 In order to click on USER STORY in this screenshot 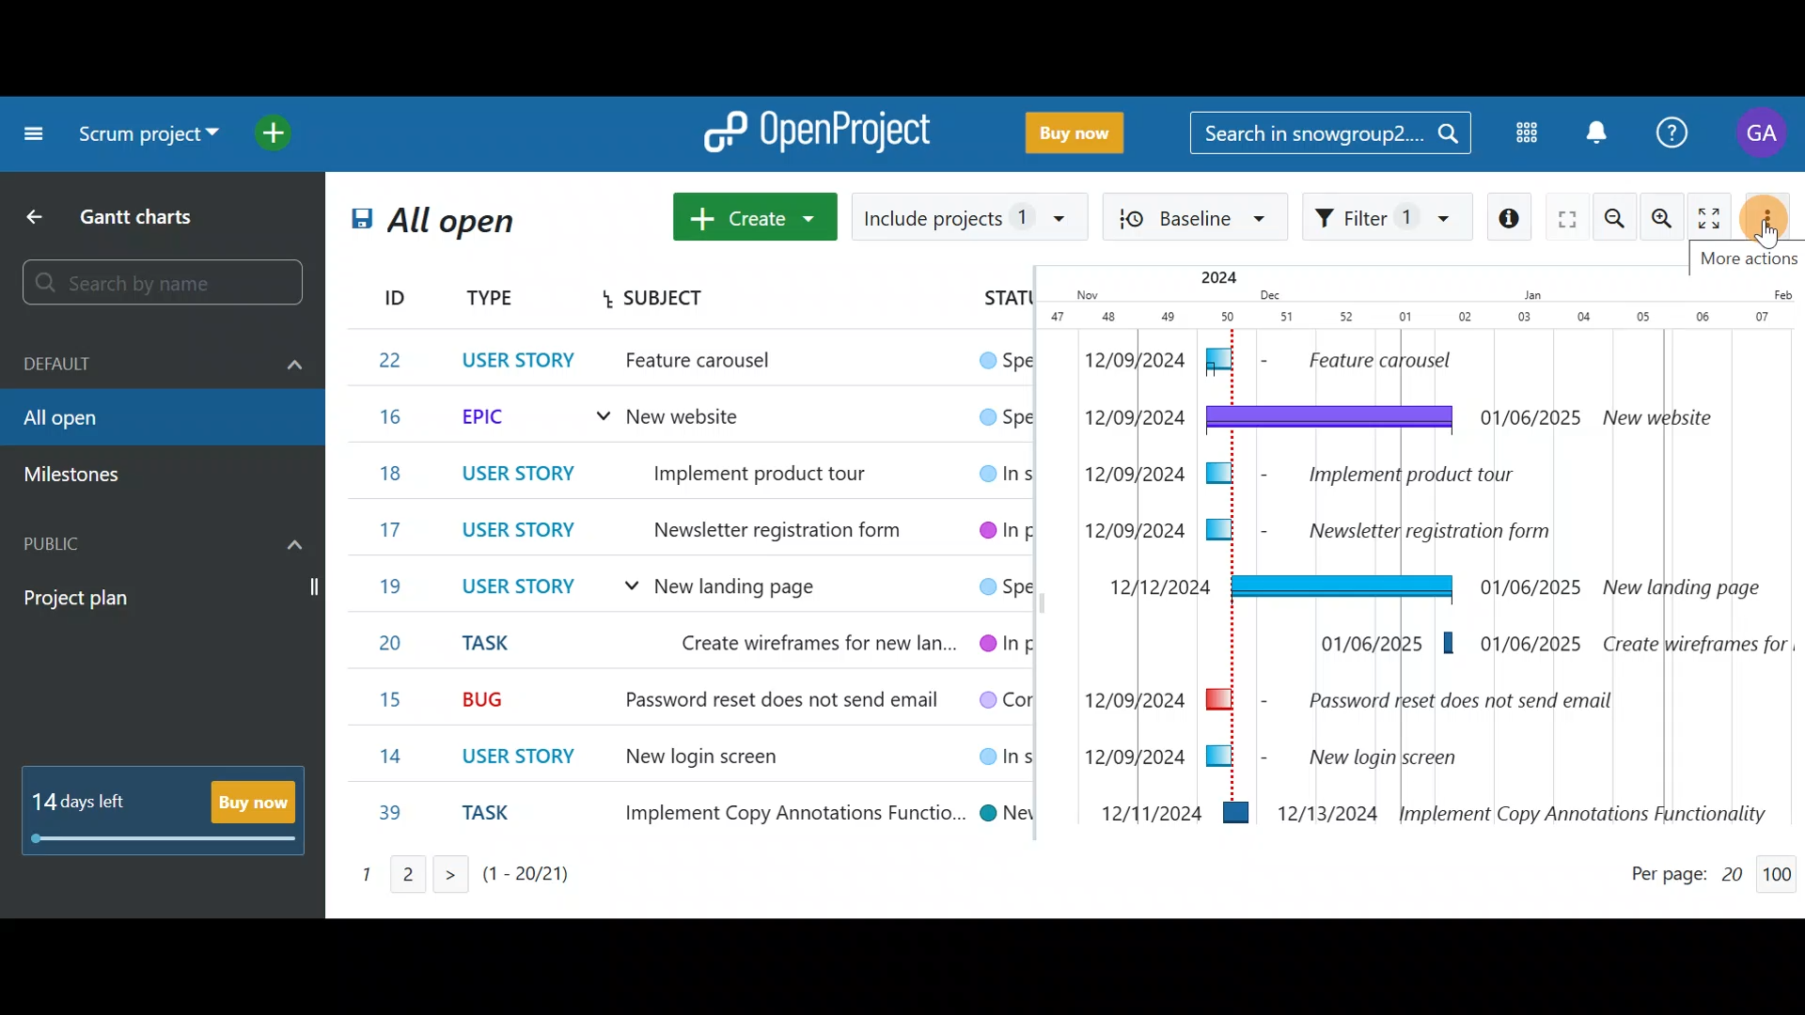, I will do `click(528, 757)`.